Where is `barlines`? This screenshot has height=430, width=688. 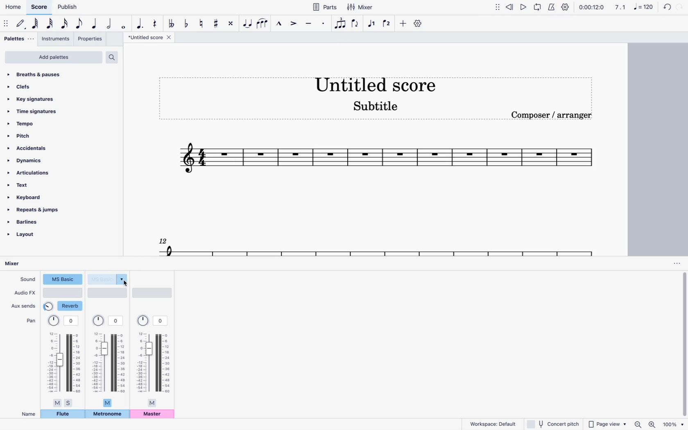 barlines is located at coordinates (39, 222).